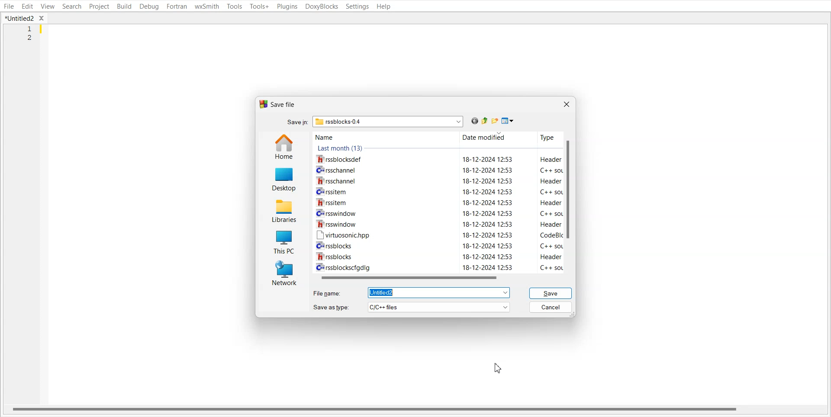 The image size is (831, 417). Describe the element at coordinates (71, 6) in the screenshot. I see `Search` at that location.